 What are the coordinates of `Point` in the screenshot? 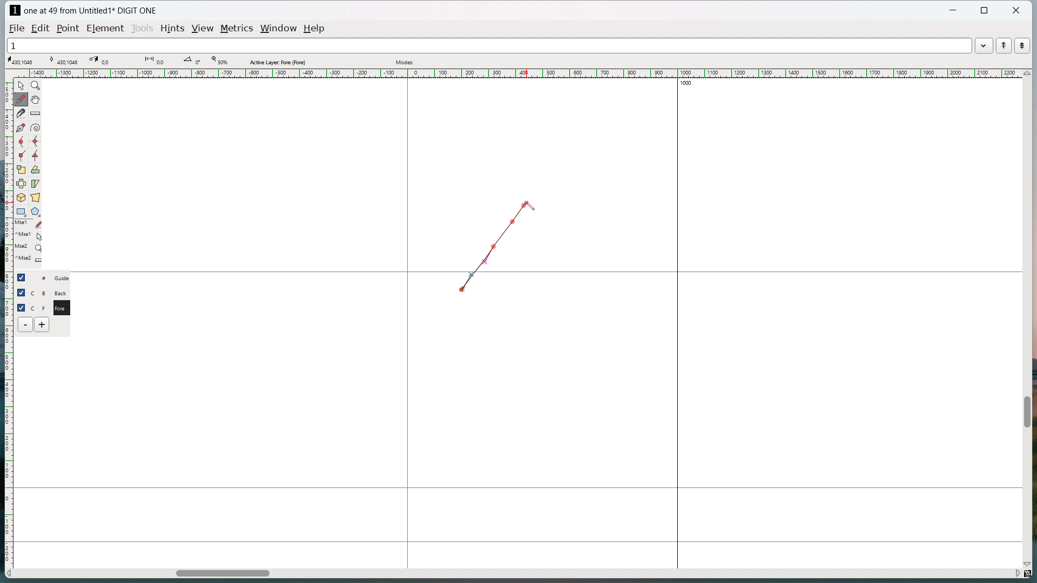 It's located at (70, 28).